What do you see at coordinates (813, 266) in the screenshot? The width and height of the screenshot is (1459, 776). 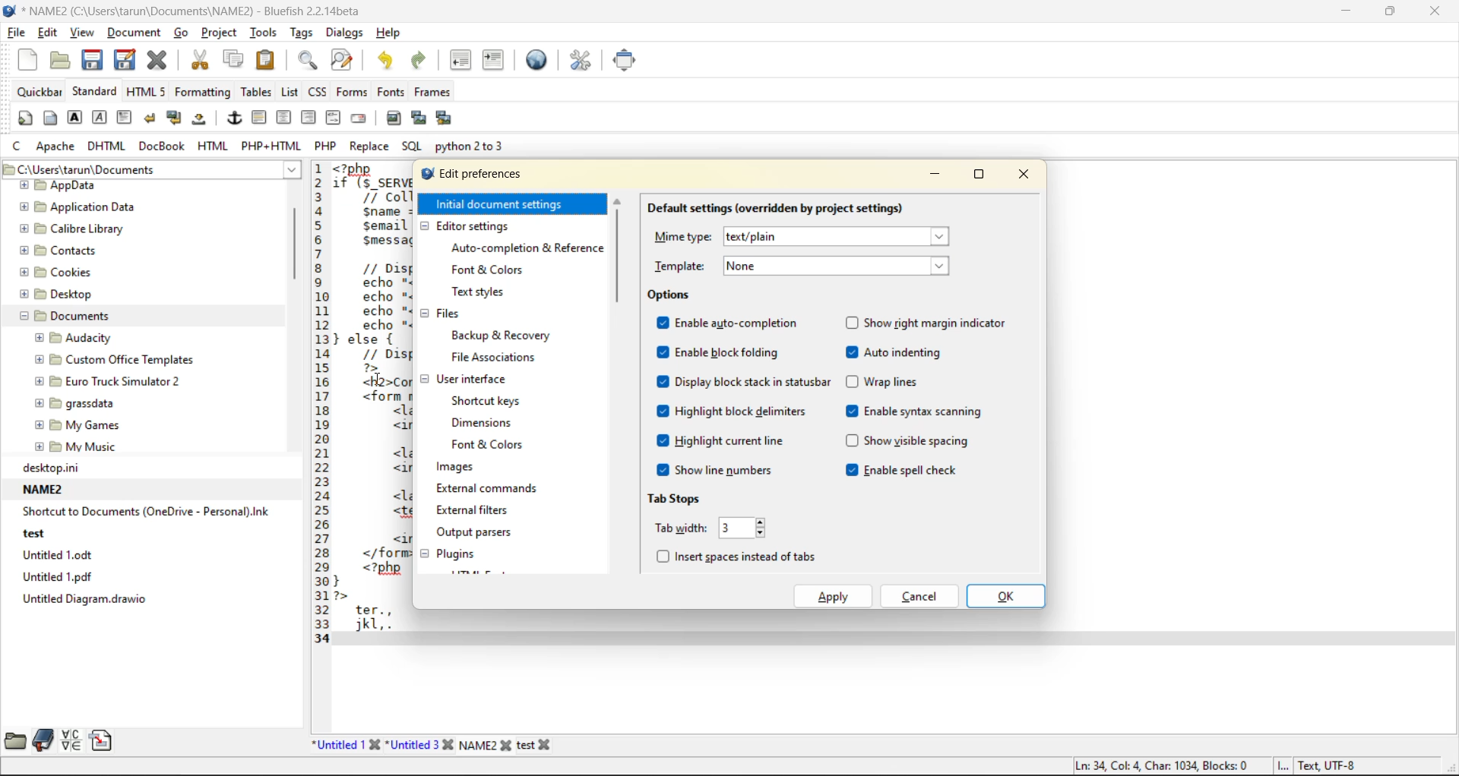 I see `template` at bounding box center [813, 266].